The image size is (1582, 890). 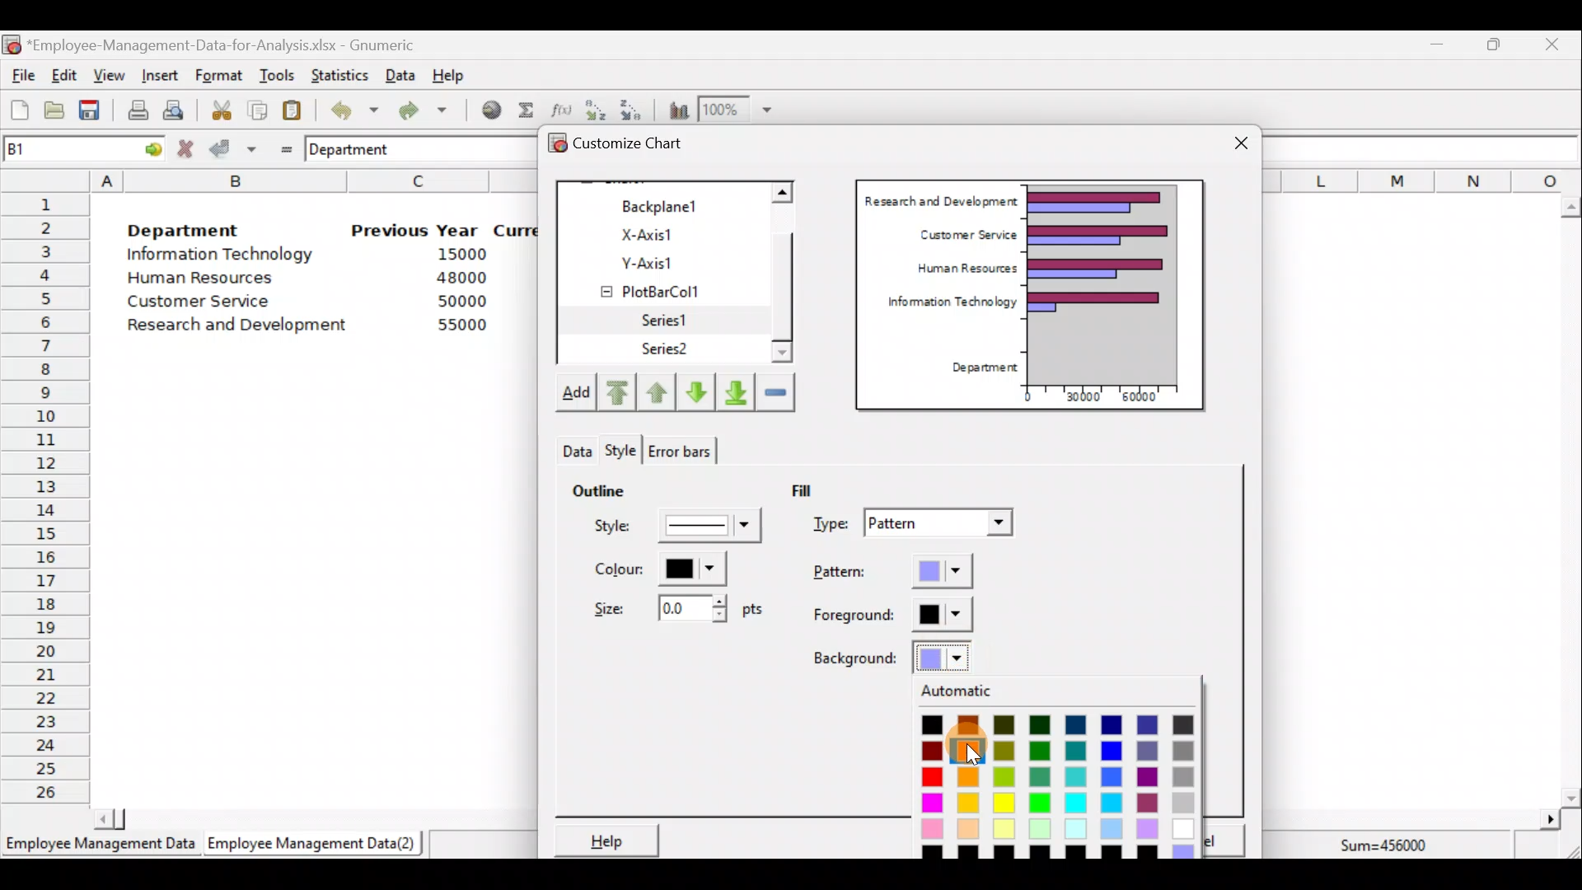 What do you see at coordinates (243, 327) in the screenshot?
I see `Research and Development` at bounding box center [243, 327].